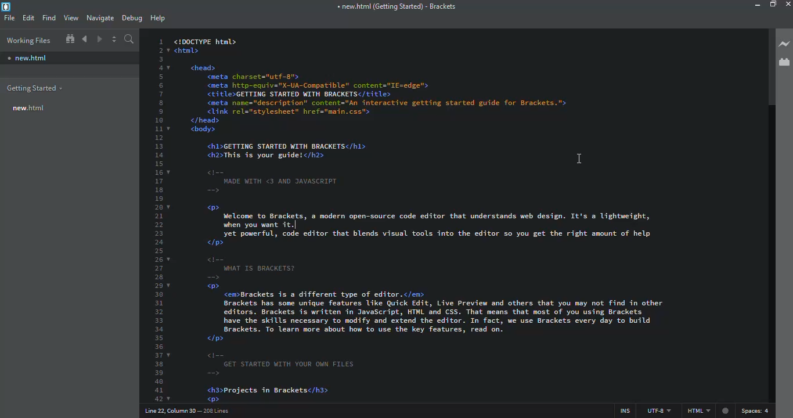  I want to click on live preview, so click(785, 44).